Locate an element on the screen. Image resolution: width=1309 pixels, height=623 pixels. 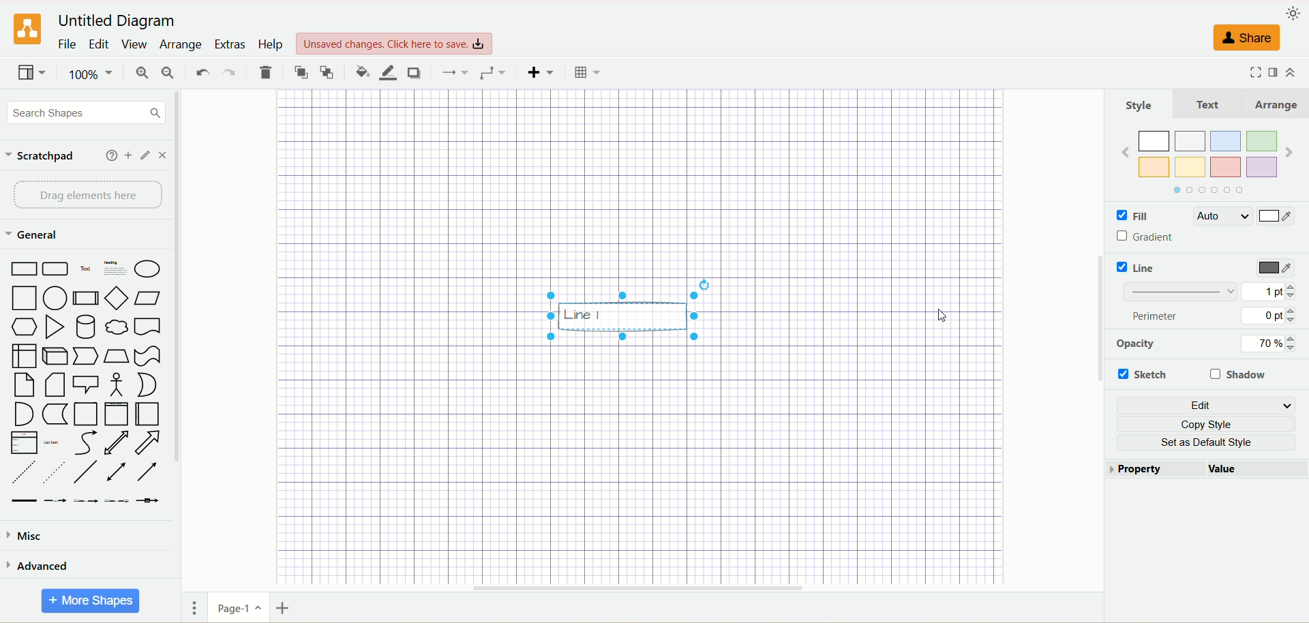
100% is located at coordinates (89, 74).